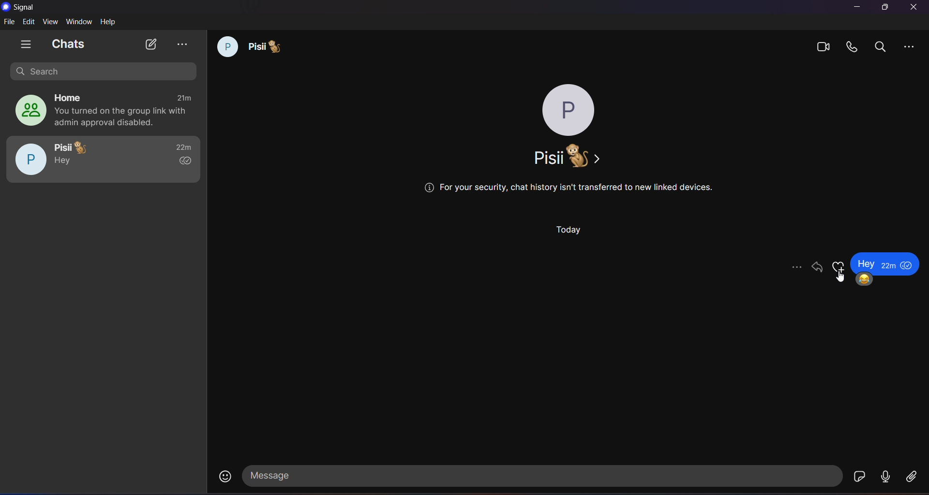 Image resolution: width=929 pixels, height=495 pixels. Describe the element at coordinates (841, 277) in the screenshot. I see `Cursor` at that location.